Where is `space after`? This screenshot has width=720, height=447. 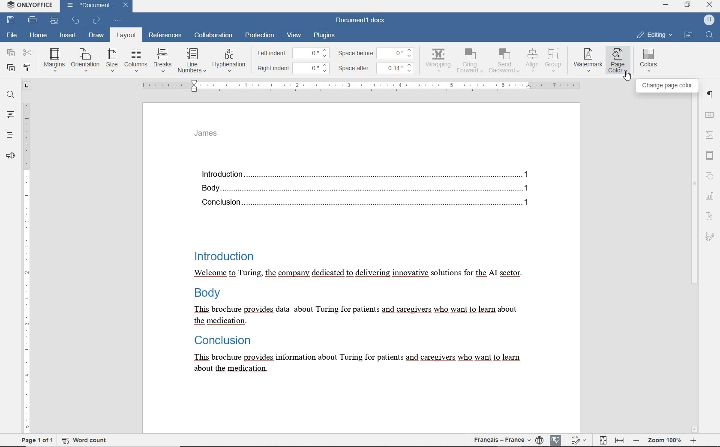 space after is located at coordinates (355, 68).